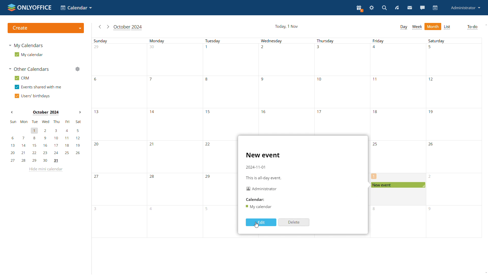 Image resolution: width=488 pixels, height=275 pixels. I want to click on event date, so click(256, 167).